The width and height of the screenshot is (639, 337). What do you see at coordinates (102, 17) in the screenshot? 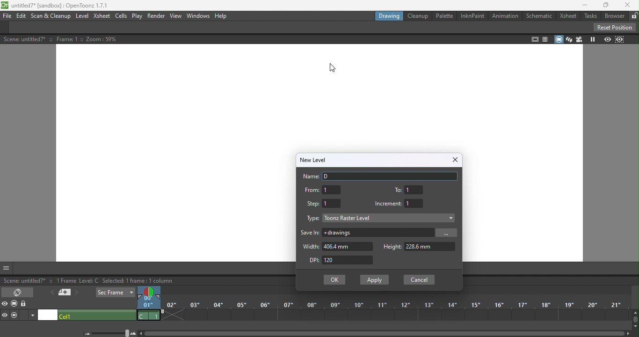
I see `Xsheet` at bounding box center [102, 17].